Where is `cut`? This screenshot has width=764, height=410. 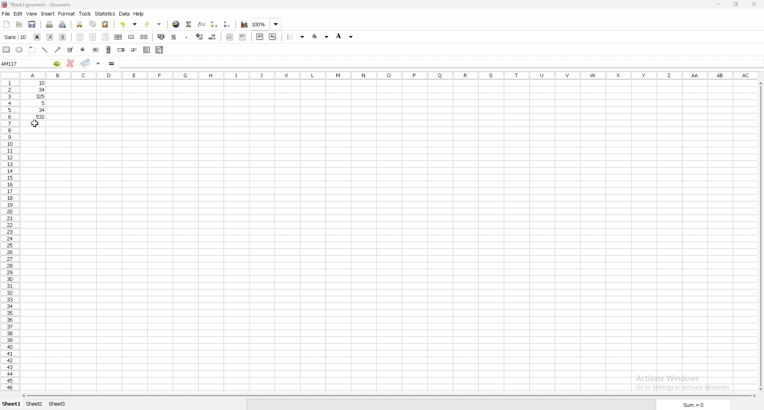 cut is located at coordinates (80, 24).